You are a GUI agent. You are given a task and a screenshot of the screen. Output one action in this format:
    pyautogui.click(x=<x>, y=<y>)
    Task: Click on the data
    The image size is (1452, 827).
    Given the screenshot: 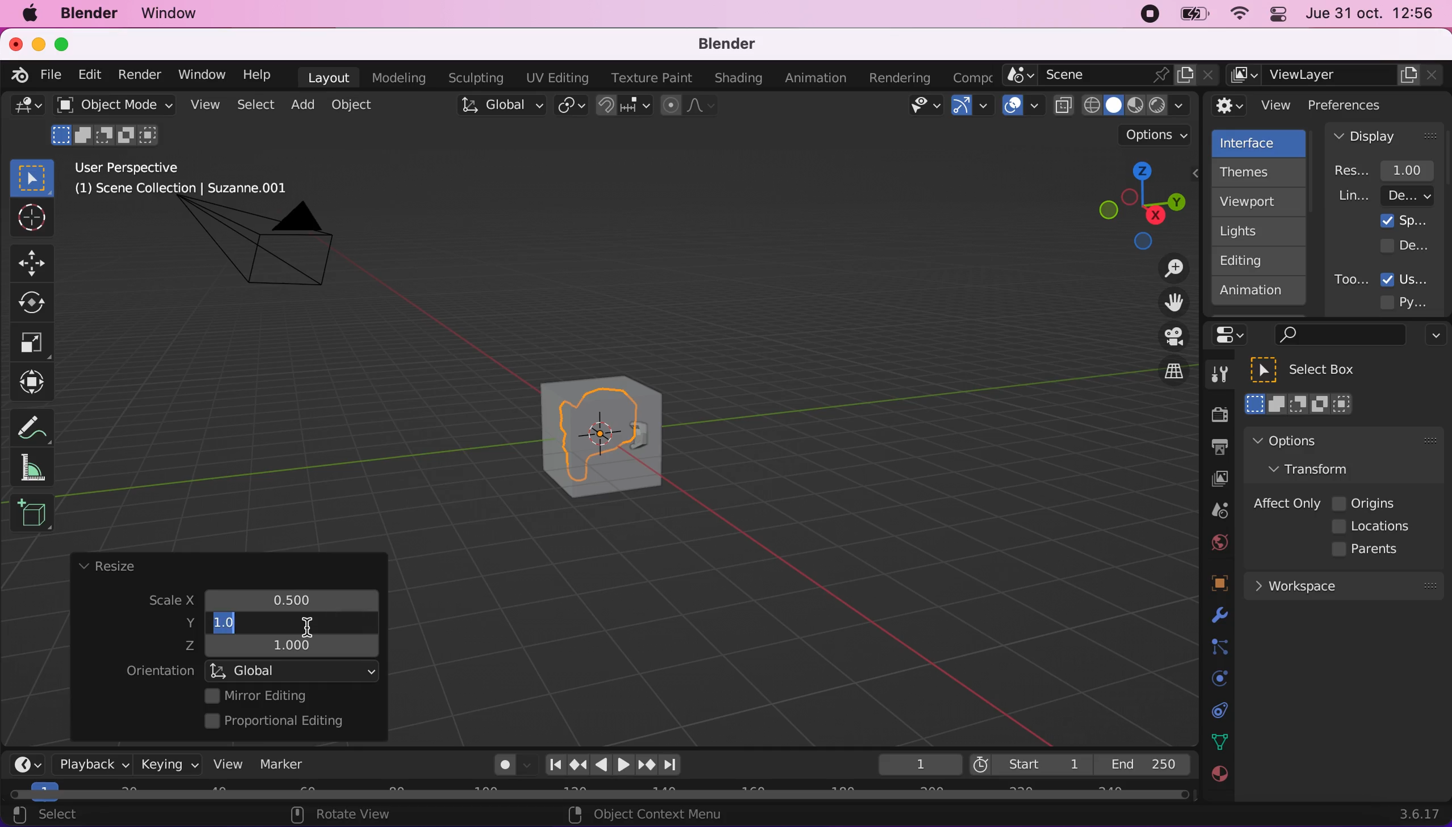 What is the action you would take?
    pyautogui.click(x=1217, y=741)
    